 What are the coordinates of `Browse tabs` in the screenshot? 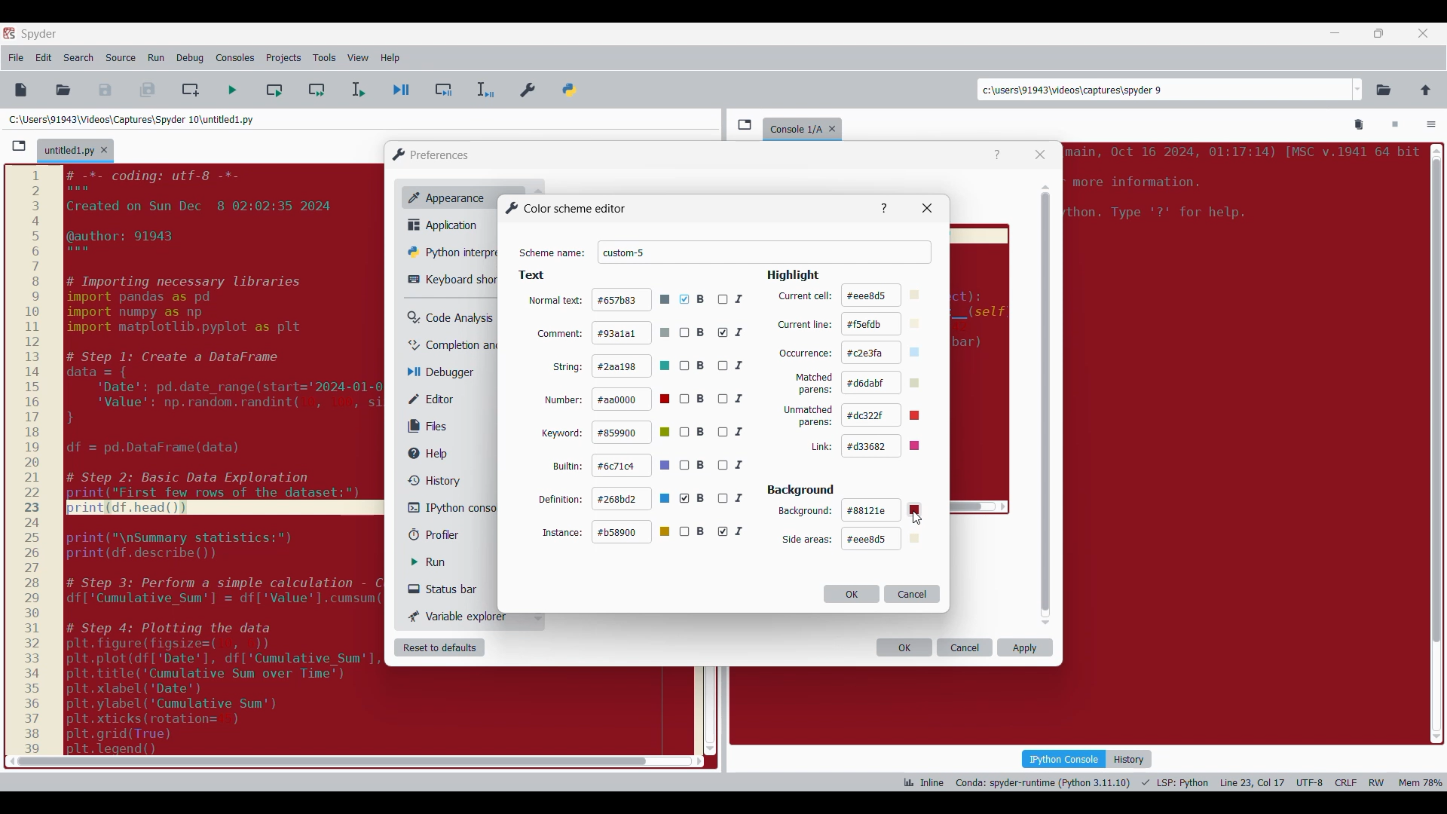 It's located at (19, 146).